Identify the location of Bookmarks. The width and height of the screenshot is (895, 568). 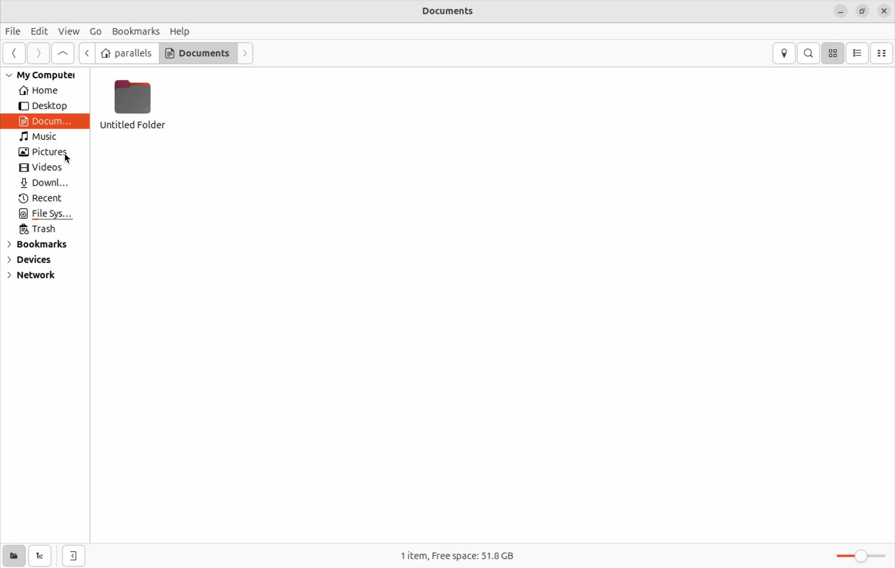
(37, 245).